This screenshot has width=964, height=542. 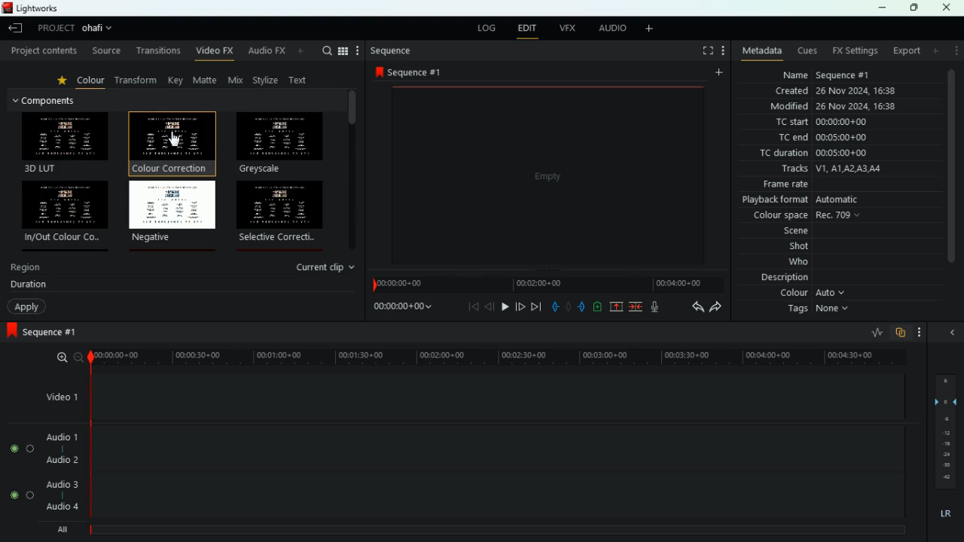 What do you see at coordinates (51, 100) in the screenshot?
I see `components` at bounding box center [51, 100].